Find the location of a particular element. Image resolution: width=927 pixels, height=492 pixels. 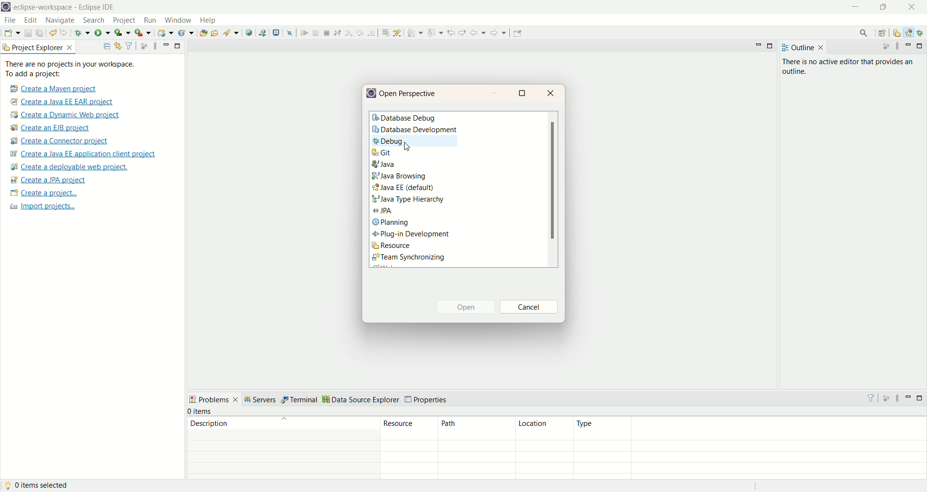

save all is located at coordinates (40, 33).